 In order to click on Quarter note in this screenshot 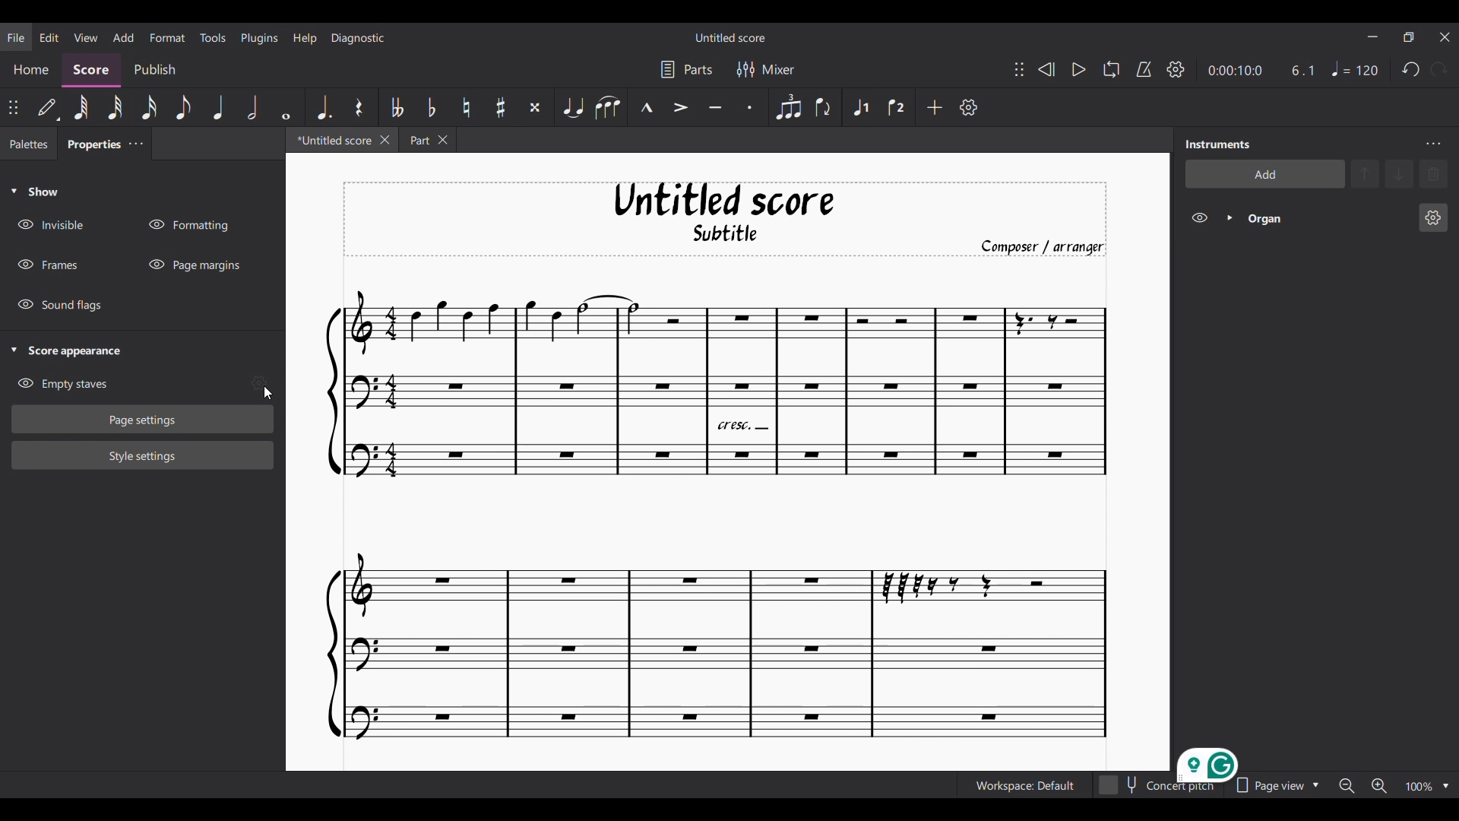, I will do `click(218, 107)`.